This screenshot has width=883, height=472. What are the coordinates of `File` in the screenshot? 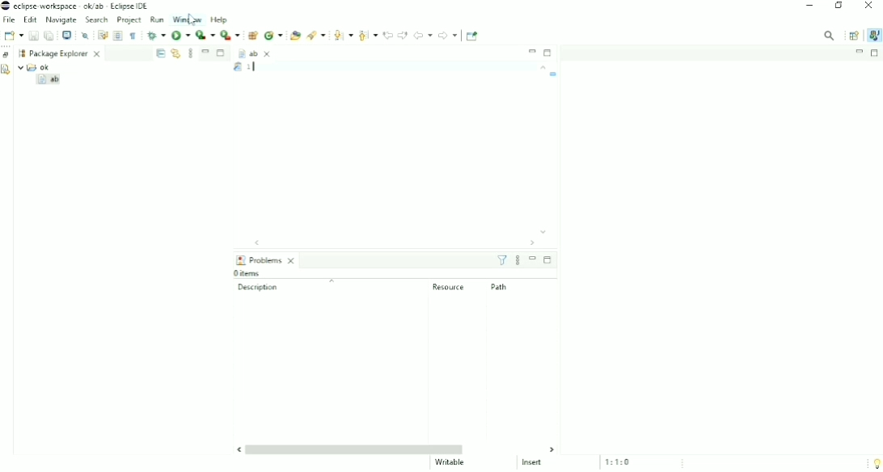 It's located at (10, 20).